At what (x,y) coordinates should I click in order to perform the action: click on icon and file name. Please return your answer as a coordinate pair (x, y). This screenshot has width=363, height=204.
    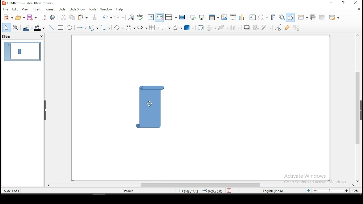
    Looking at the image, I should click on (31, 3).